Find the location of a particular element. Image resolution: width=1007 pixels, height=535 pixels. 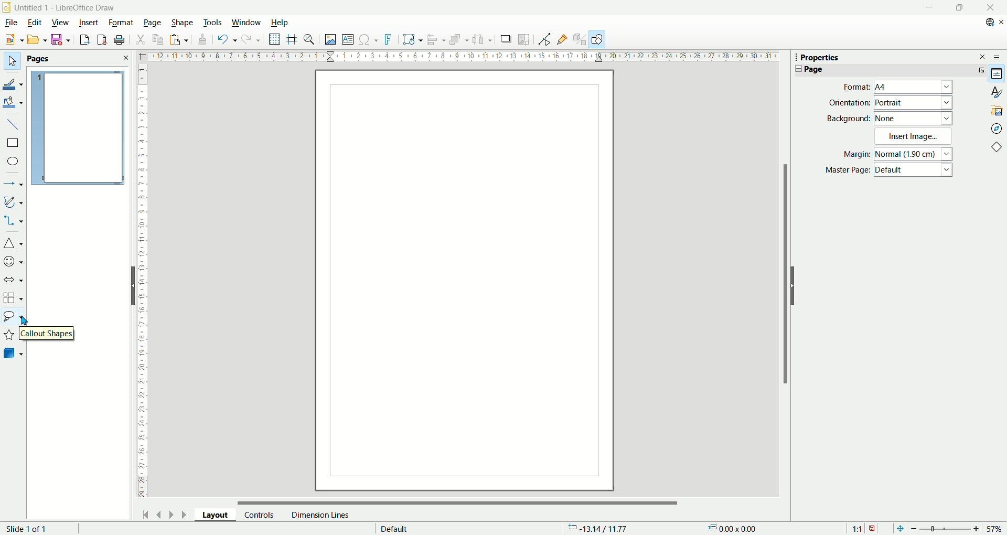

Maximize is located at coordinates (959, 8).